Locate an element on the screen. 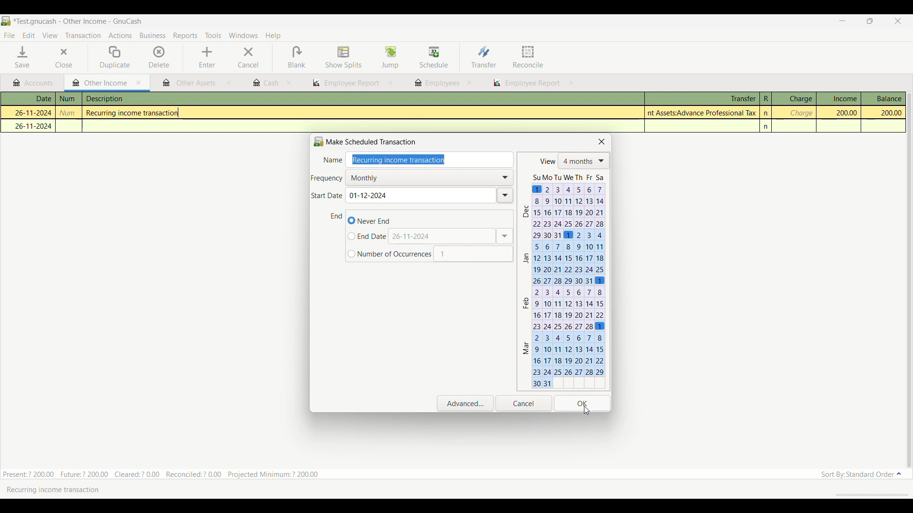 The height and width of the screenshot is (513, 913). Delete is located at coordinates (159, 57).